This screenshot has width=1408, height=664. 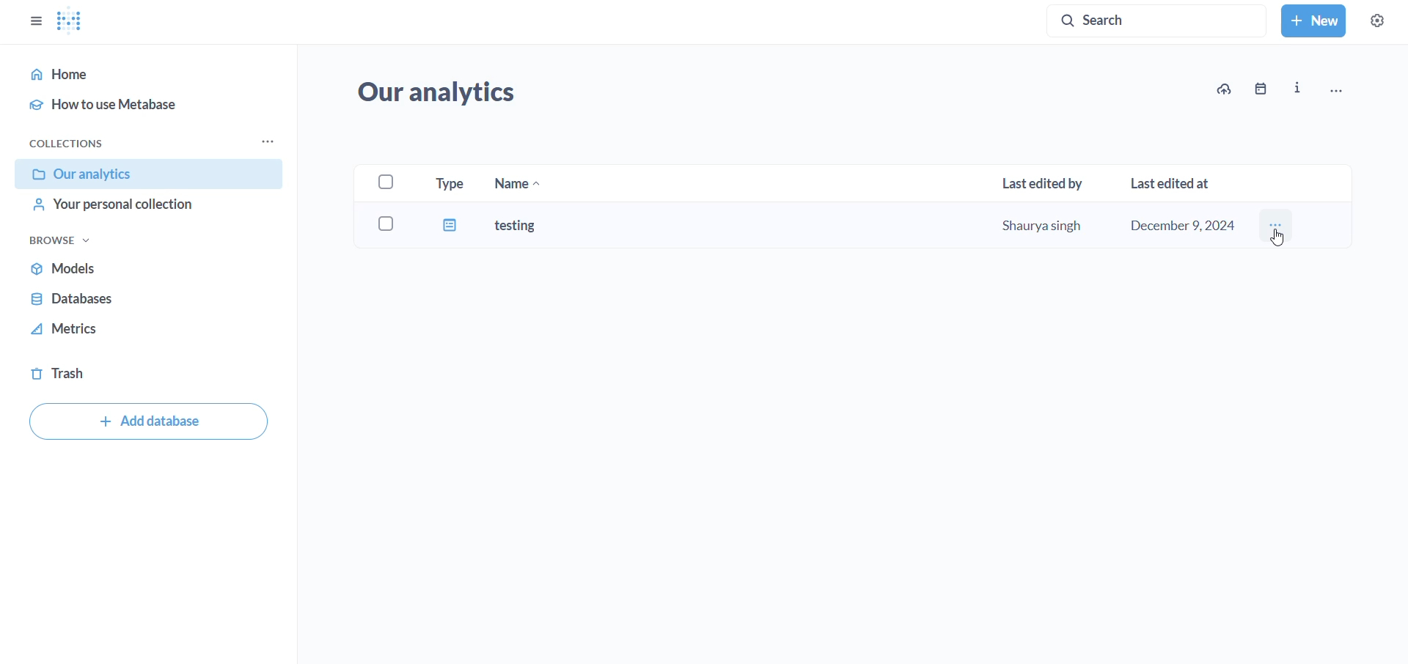 I want to click on new button, so click(x=1313, y=21).